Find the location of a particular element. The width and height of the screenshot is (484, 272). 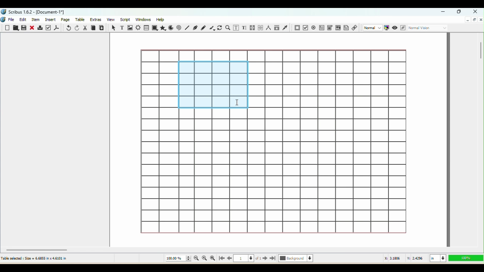

Select the current page is located at coordinates (248, 259).